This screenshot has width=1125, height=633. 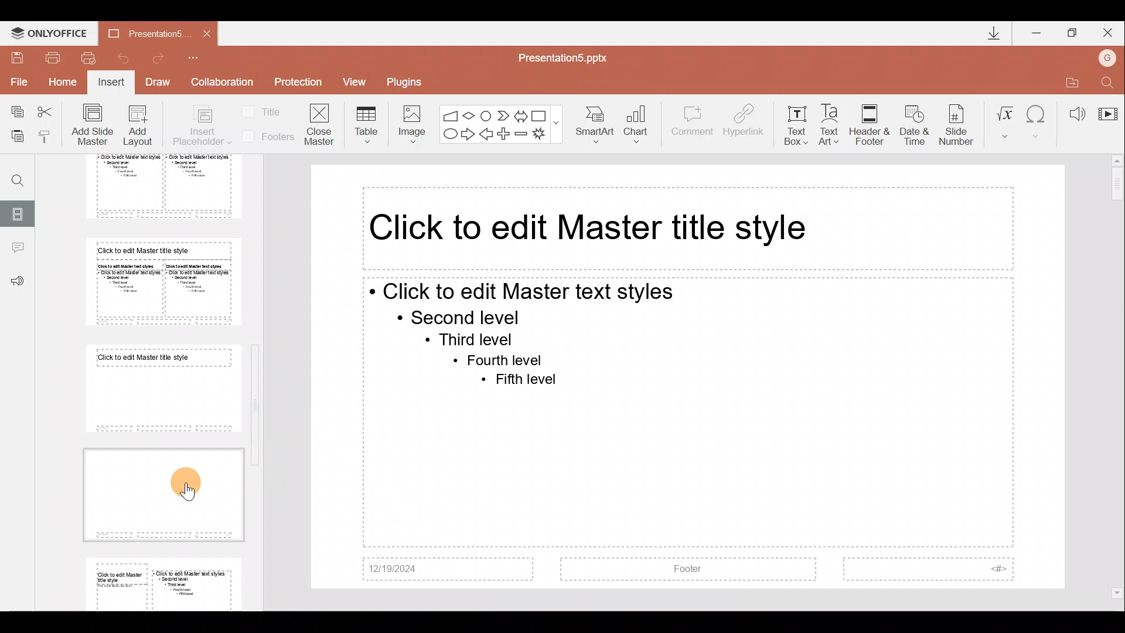 What do you see at coordinates (13, 111) in the screenshot?
I see `Copy` at bounding box center [13, 111].